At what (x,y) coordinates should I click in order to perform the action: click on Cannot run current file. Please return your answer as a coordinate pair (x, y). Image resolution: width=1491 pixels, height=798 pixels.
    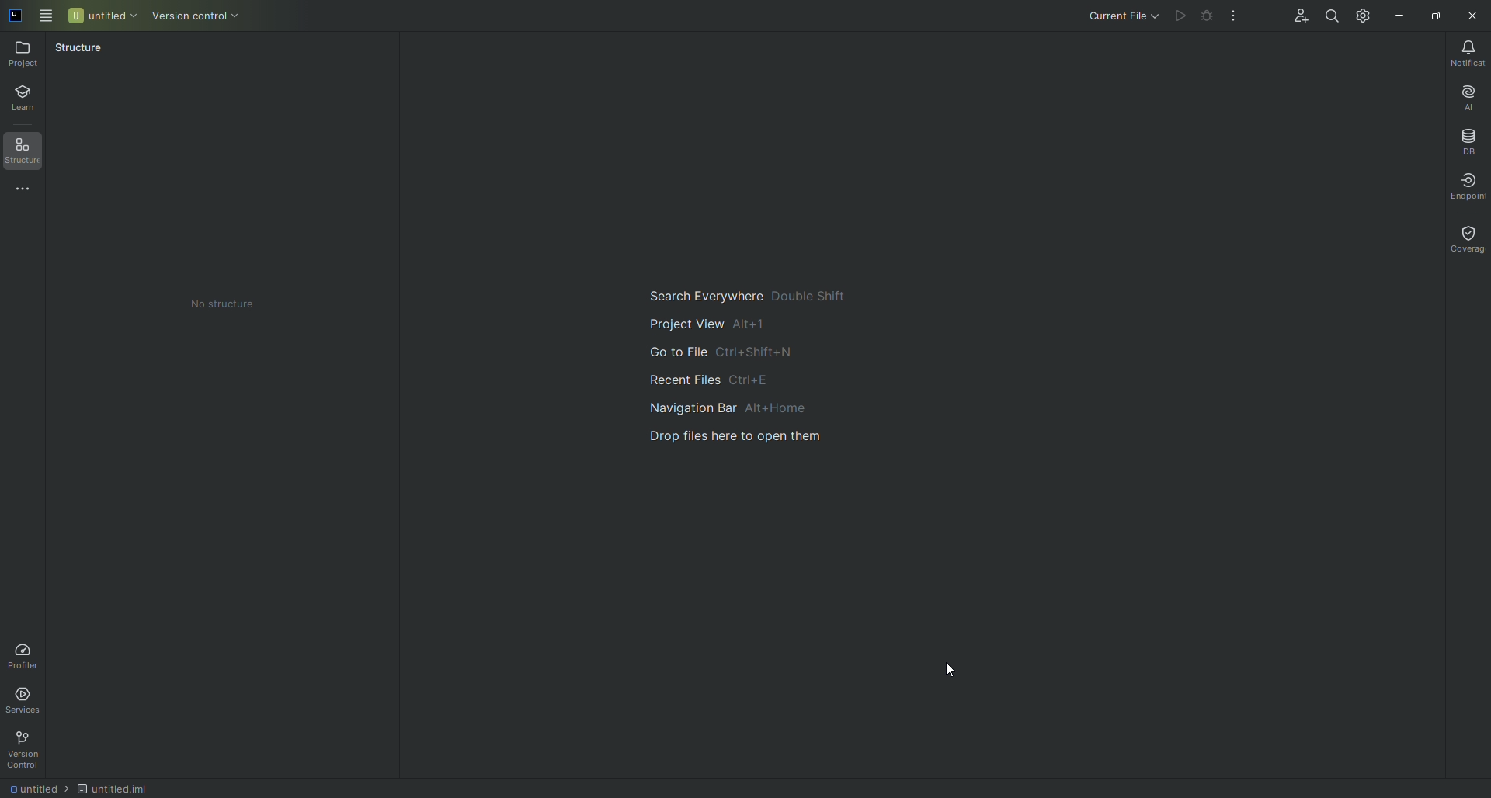
    Looking at the image, I should click on (1182, 16).